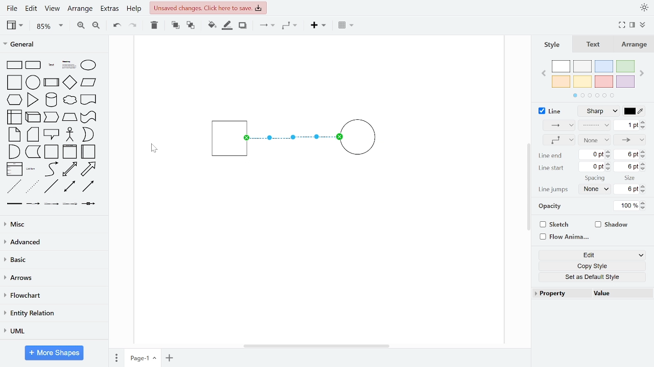 The width and height of the screenshot is (654, 367). I want to click on text box, so click(69, 66).